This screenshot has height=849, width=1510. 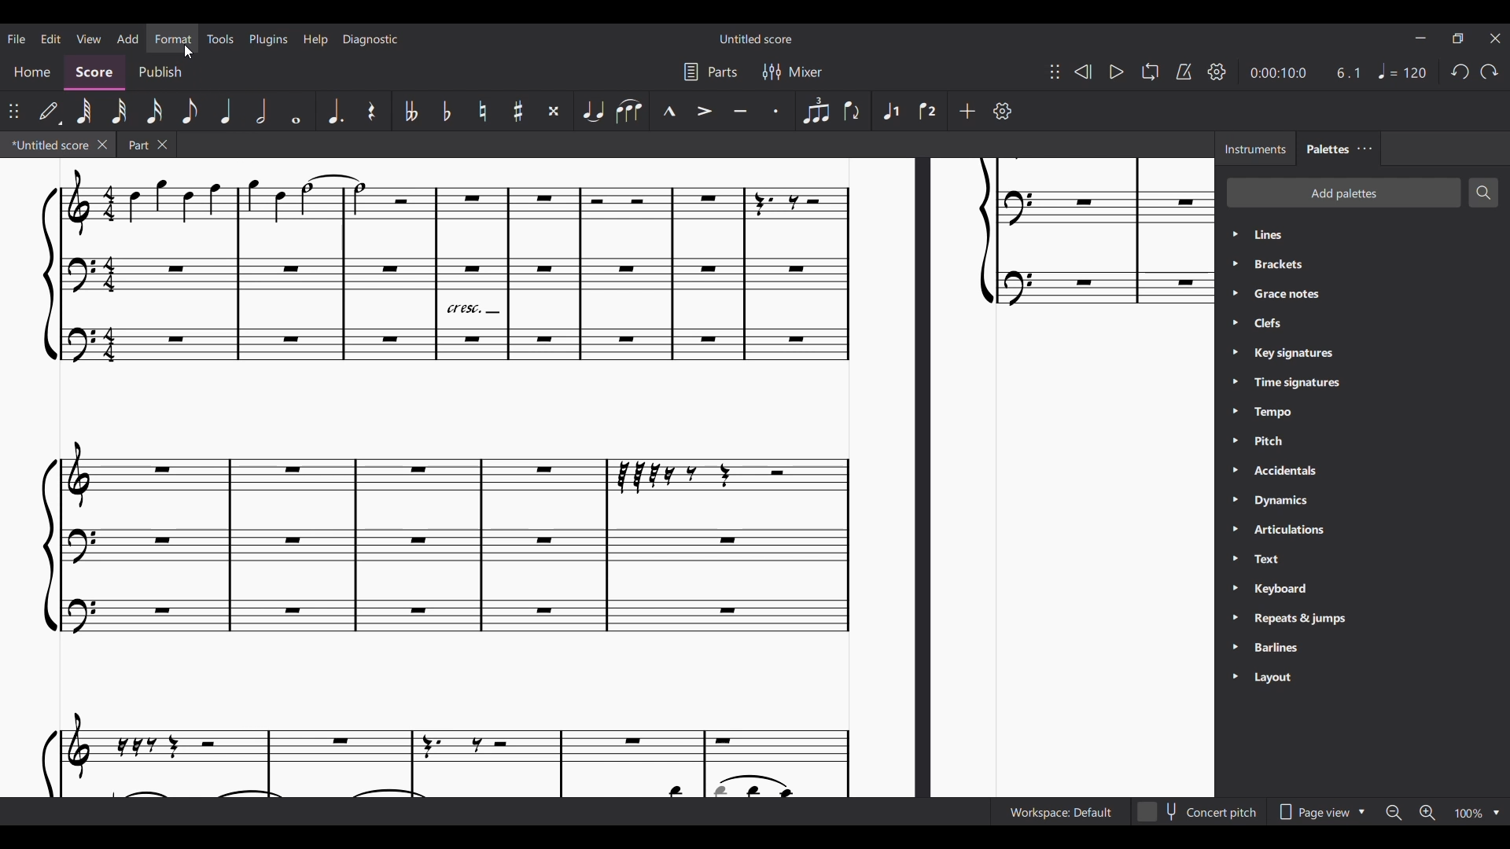 What do you see at coordinates (1183, 72) in the screenshot?
I see `Metronome` at bounding box center [1183, 72].